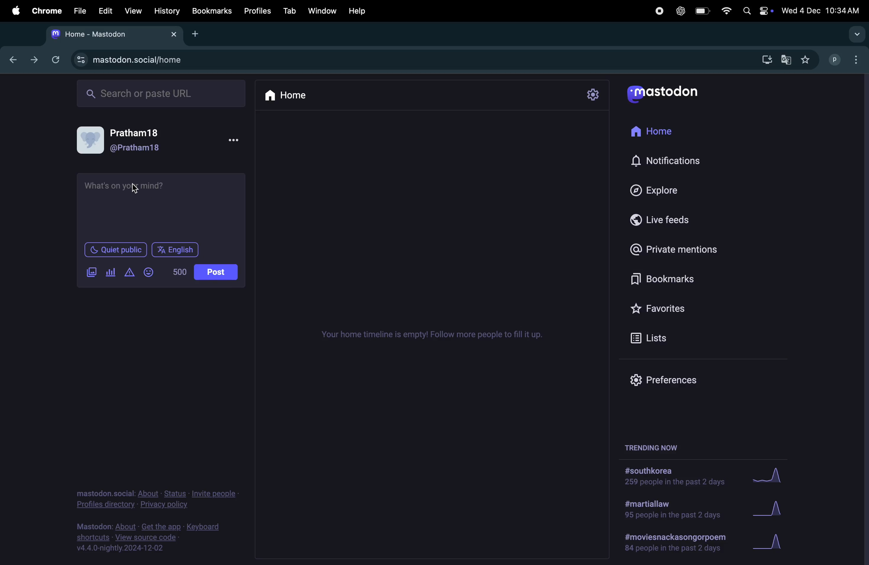 The image size is (869, 565). I want to click on refresh, so click(55, 59).